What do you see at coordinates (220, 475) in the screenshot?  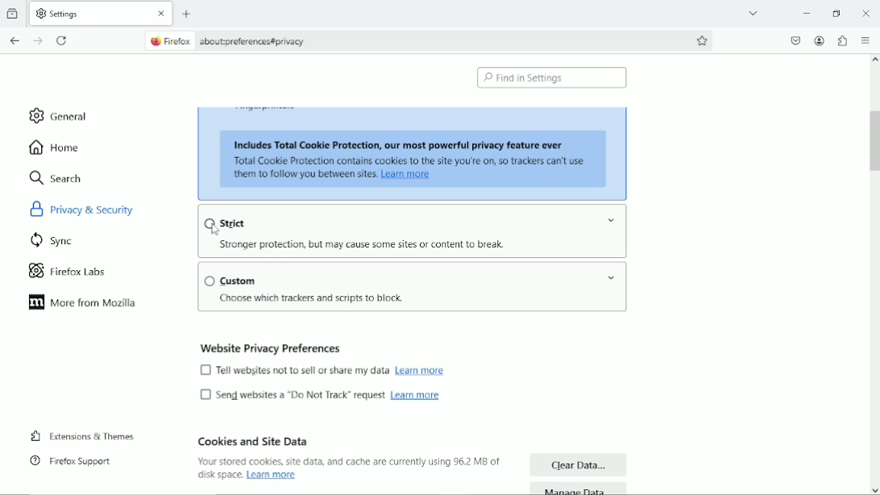 I see `text` at bounding box center [220, 475].